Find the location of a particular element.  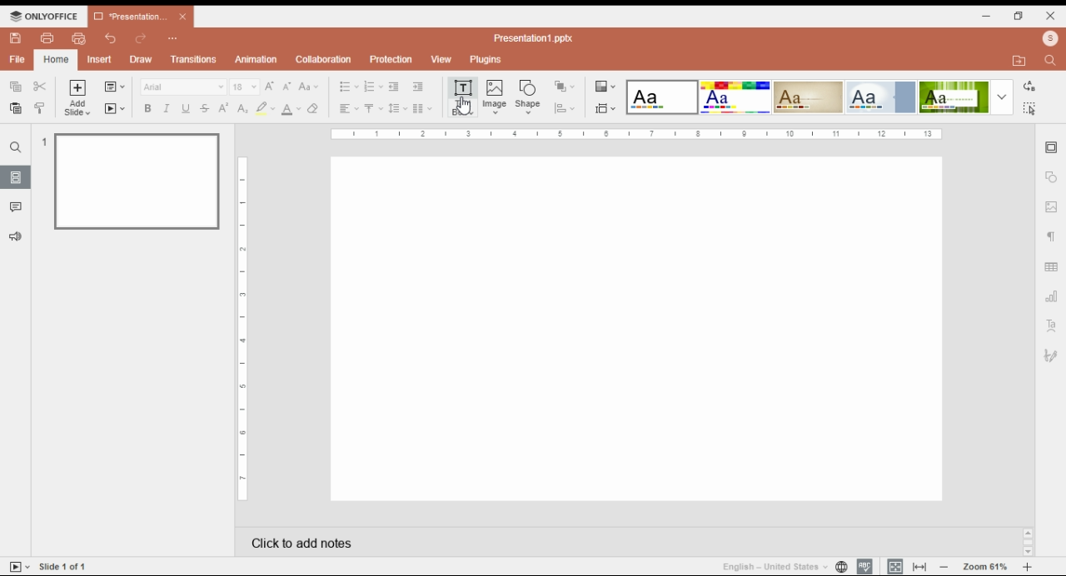

1 is located at coordinates (42, 142).